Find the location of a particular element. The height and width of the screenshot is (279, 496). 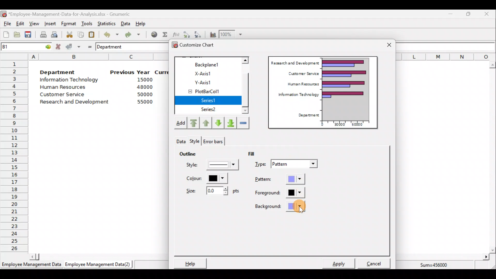

50000 is located at coordinates (146, 94).